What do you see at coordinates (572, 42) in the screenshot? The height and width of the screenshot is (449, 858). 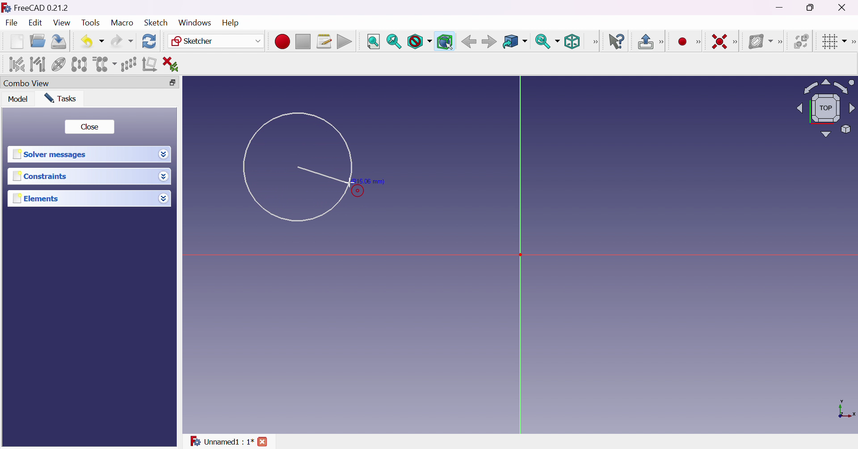 I see `Isometric` at bounding box center [572, 42].